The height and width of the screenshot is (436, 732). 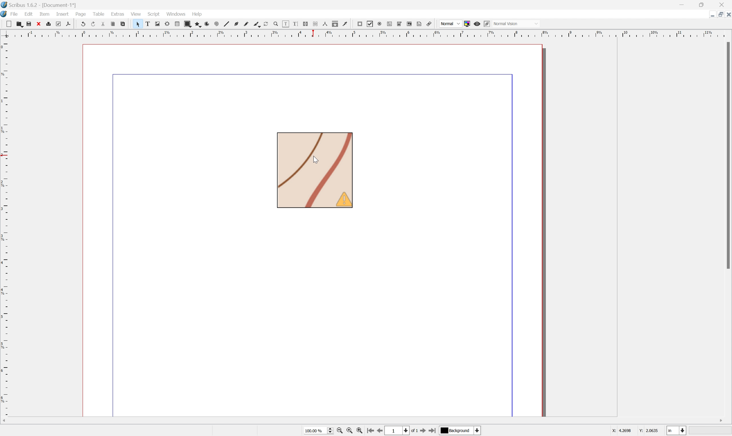 I want to click on Save as PDF, so click(x=71, y=24).